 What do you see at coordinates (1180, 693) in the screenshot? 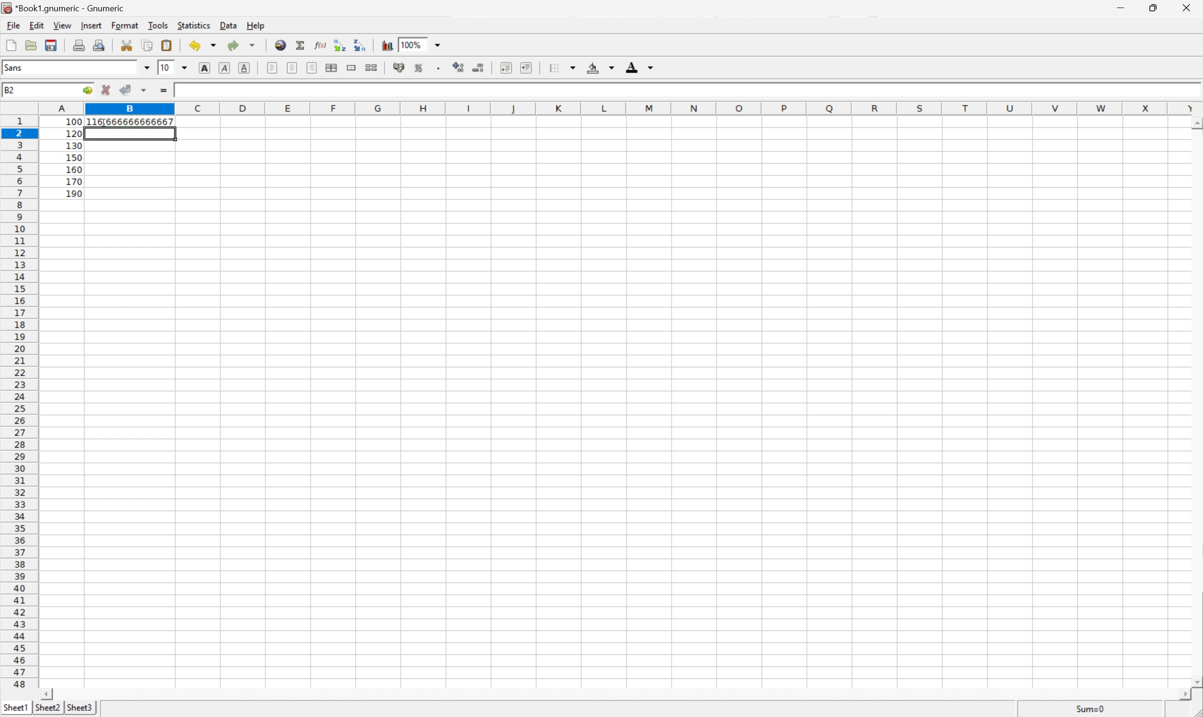
I see `Scroll Right` at bounding box center [1180, 693].